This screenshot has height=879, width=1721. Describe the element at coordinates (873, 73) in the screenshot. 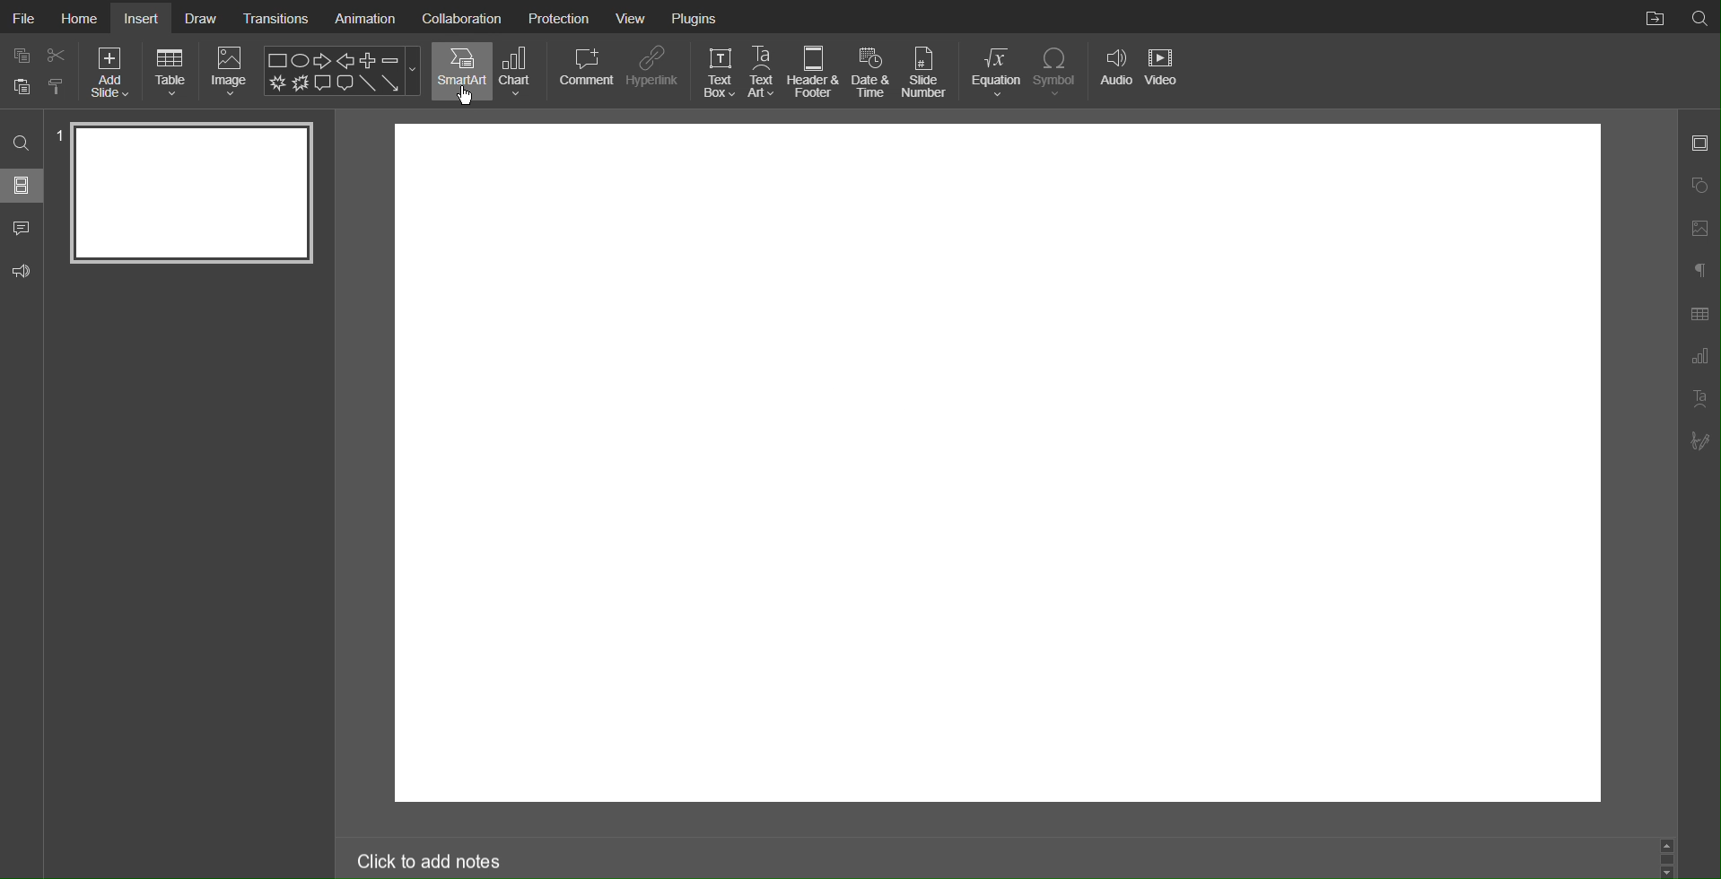

I see `Date and Time` at that location.